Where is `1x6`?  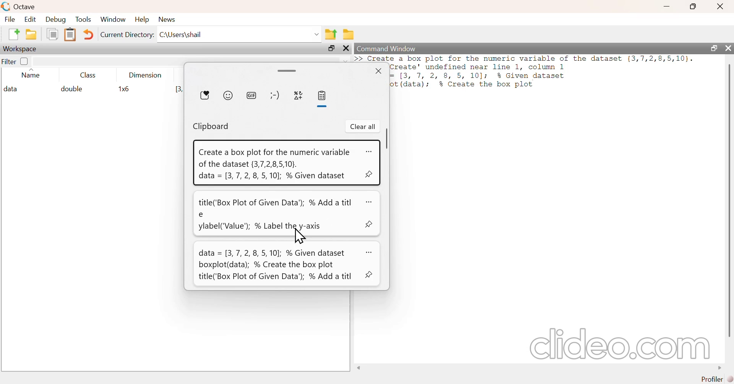
1x6 is located at coordinates (126, 89).